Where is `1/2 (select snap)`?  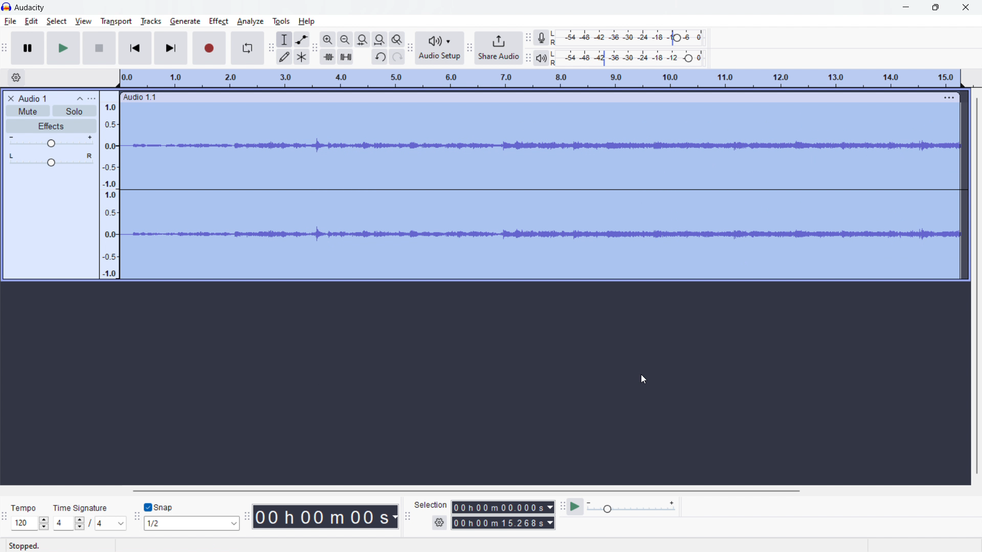 1/2 (select snap) is located at coordinates (192, 523).